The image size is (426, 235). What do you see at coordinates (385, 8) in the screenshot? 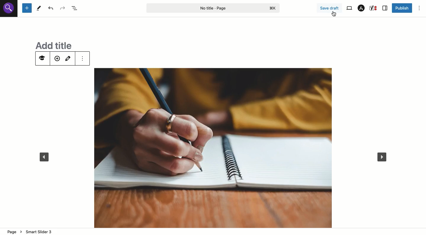
I see `Sidebar` at bounding box center [385, 8].